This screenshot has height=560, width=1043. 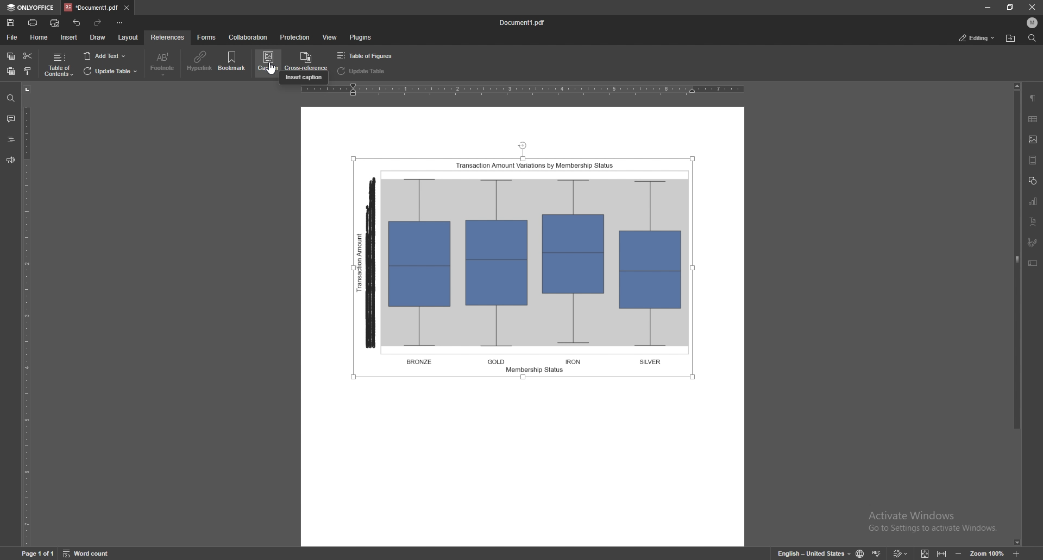 What do you see at coordinates (11, 99) in the screenshot?
I see `find` at bounding box center [11, 99].